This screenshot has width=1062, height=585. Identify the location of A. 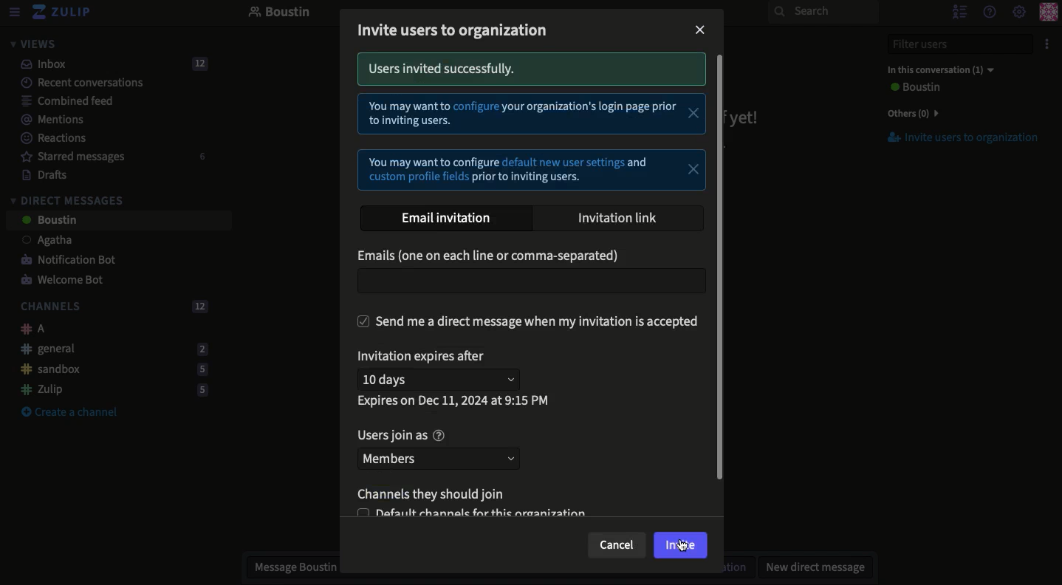
(29, 329).